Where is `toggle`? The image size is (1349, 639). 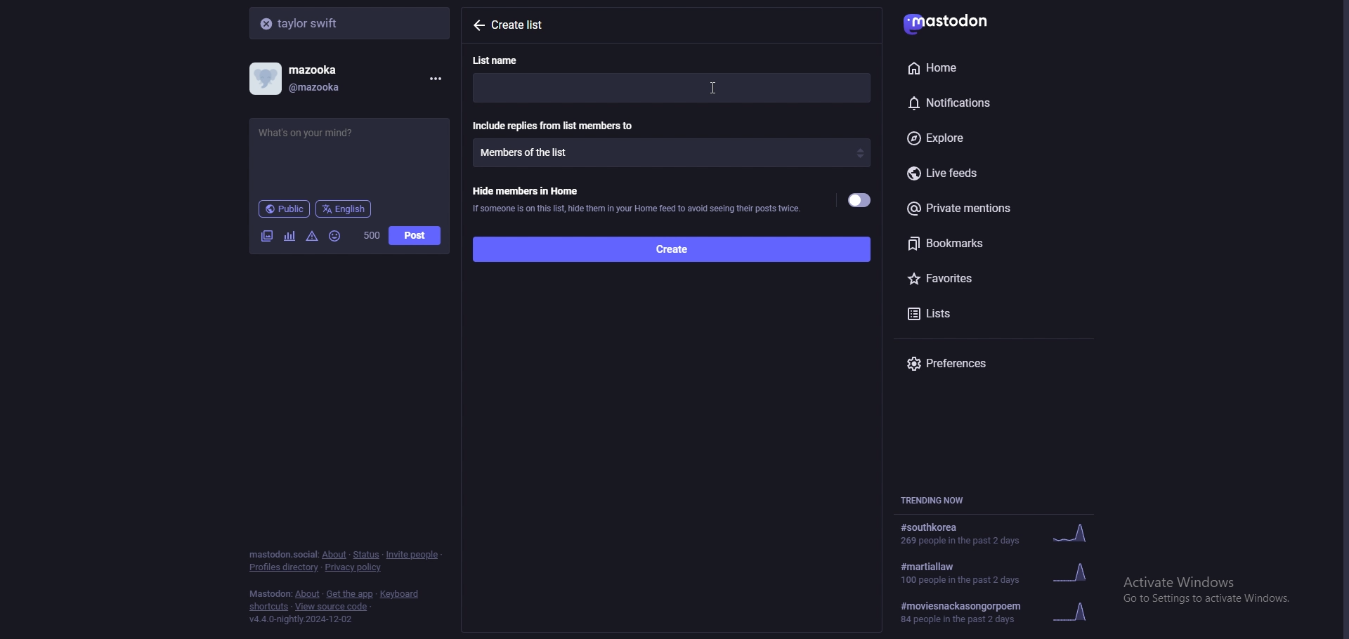 toggle is located at coordinates (861, 201).